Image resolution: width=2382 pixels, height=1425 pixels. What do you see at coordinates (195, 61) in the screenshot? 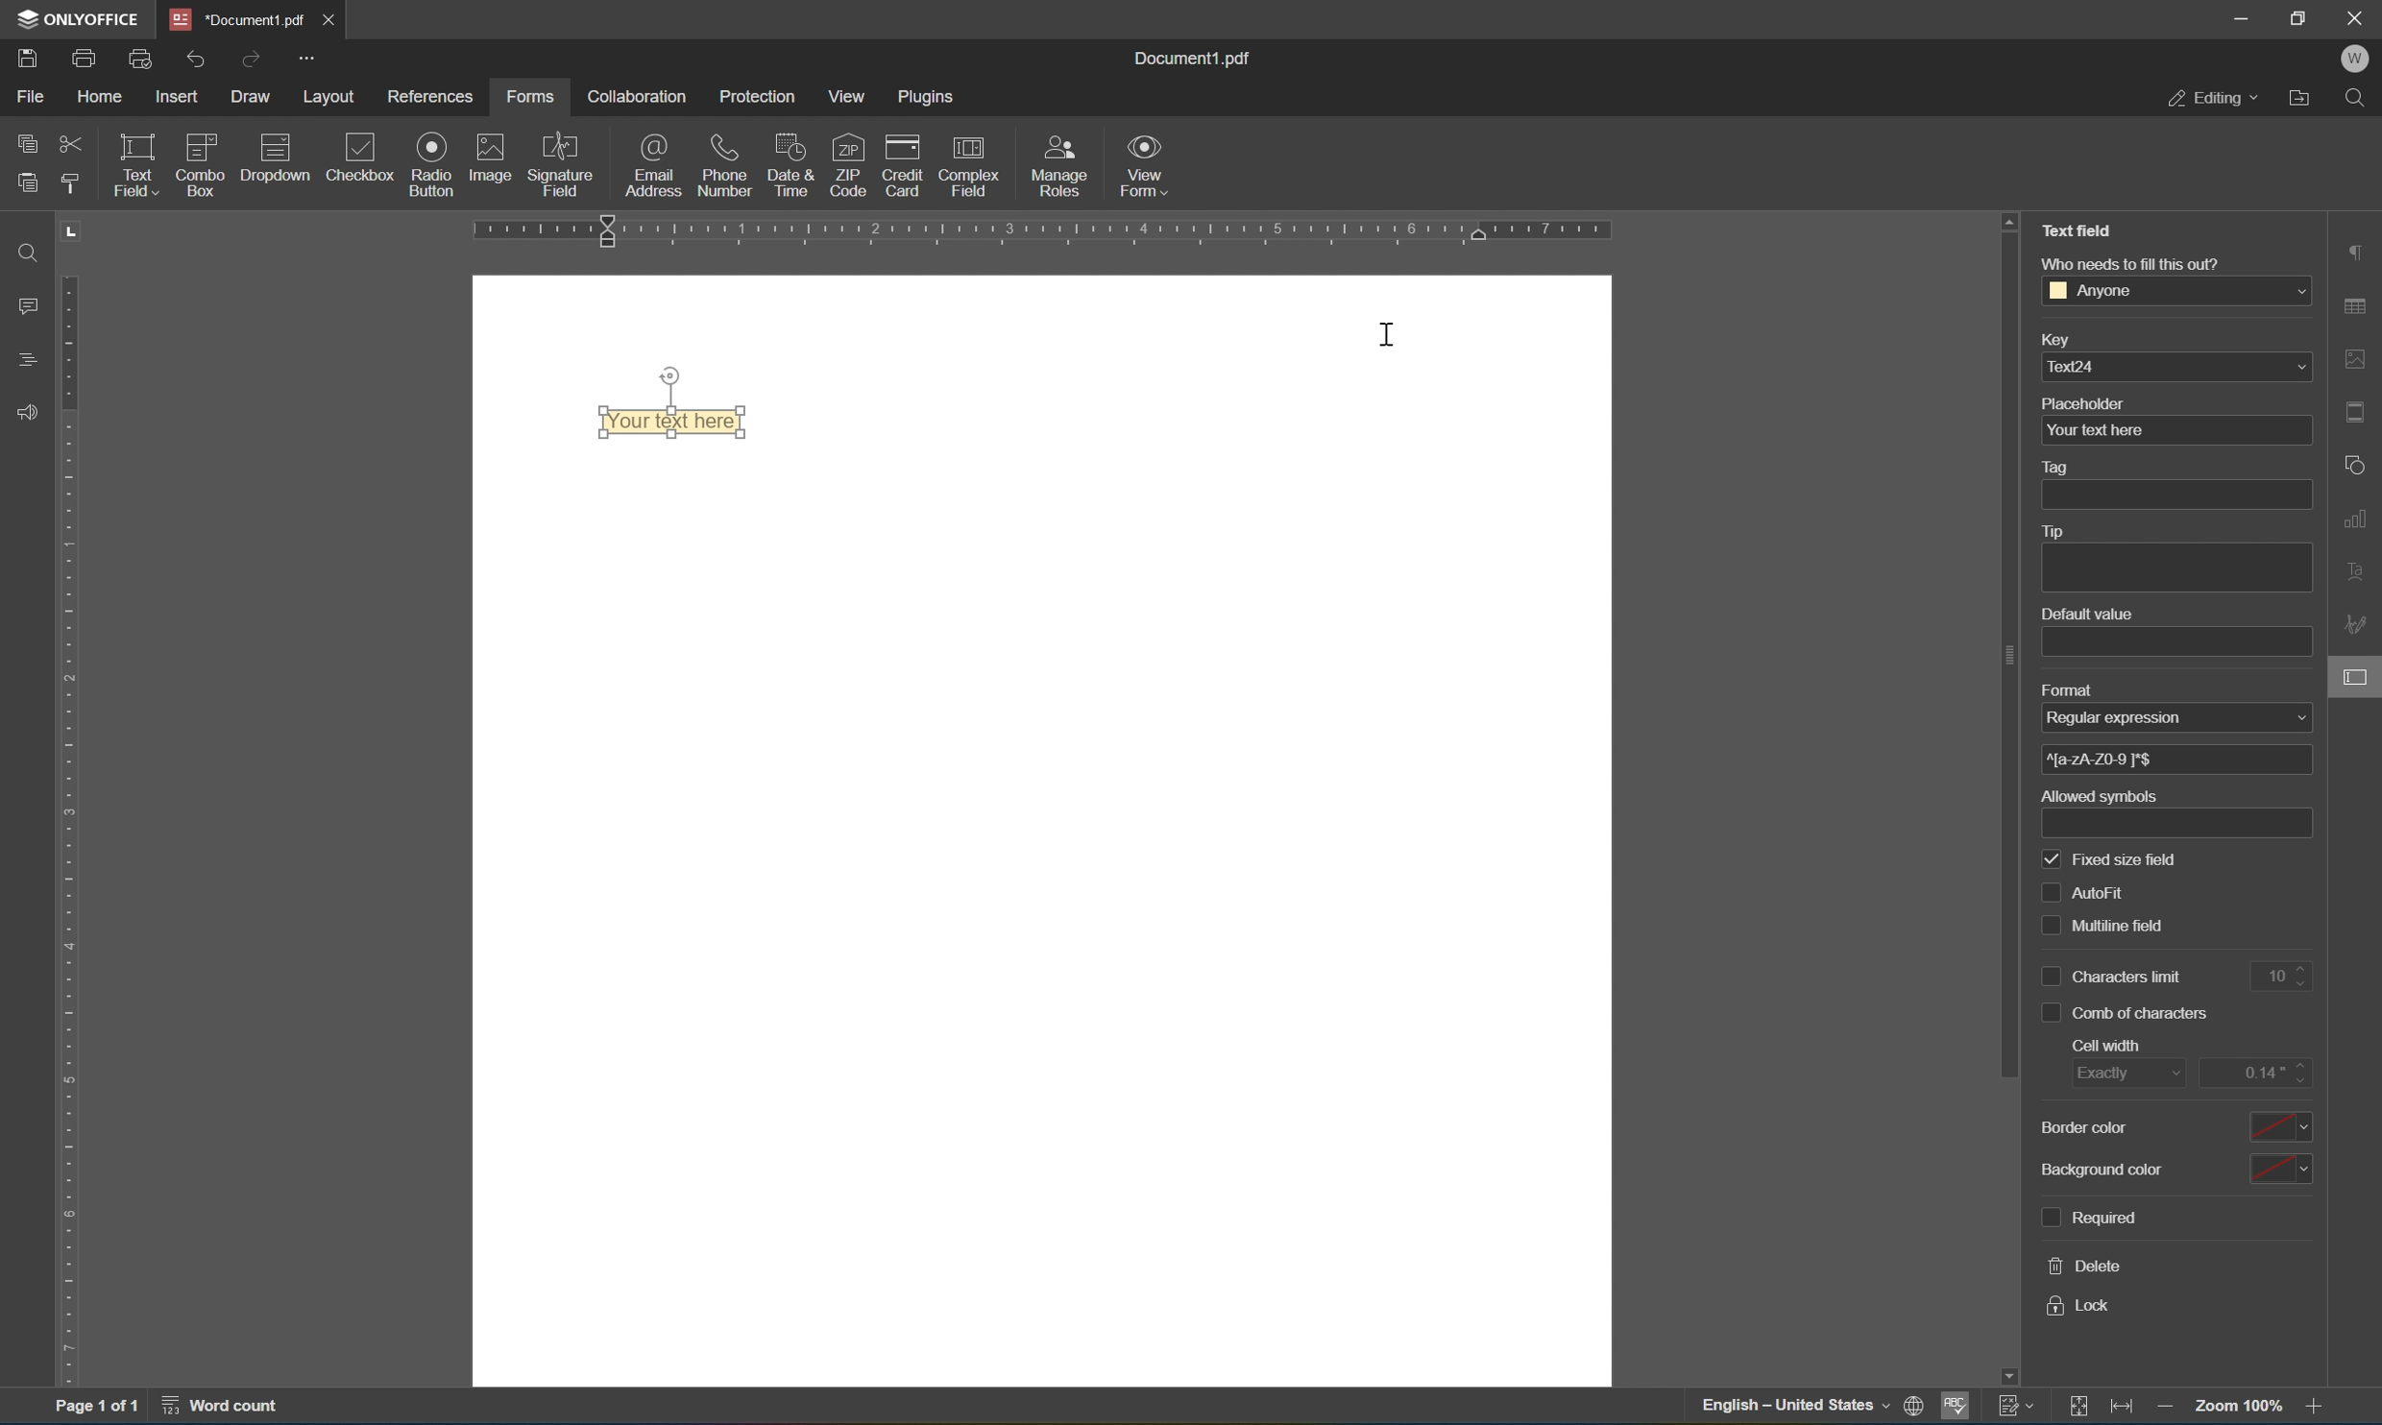
I see `undo` at bounding box center [195, 61].